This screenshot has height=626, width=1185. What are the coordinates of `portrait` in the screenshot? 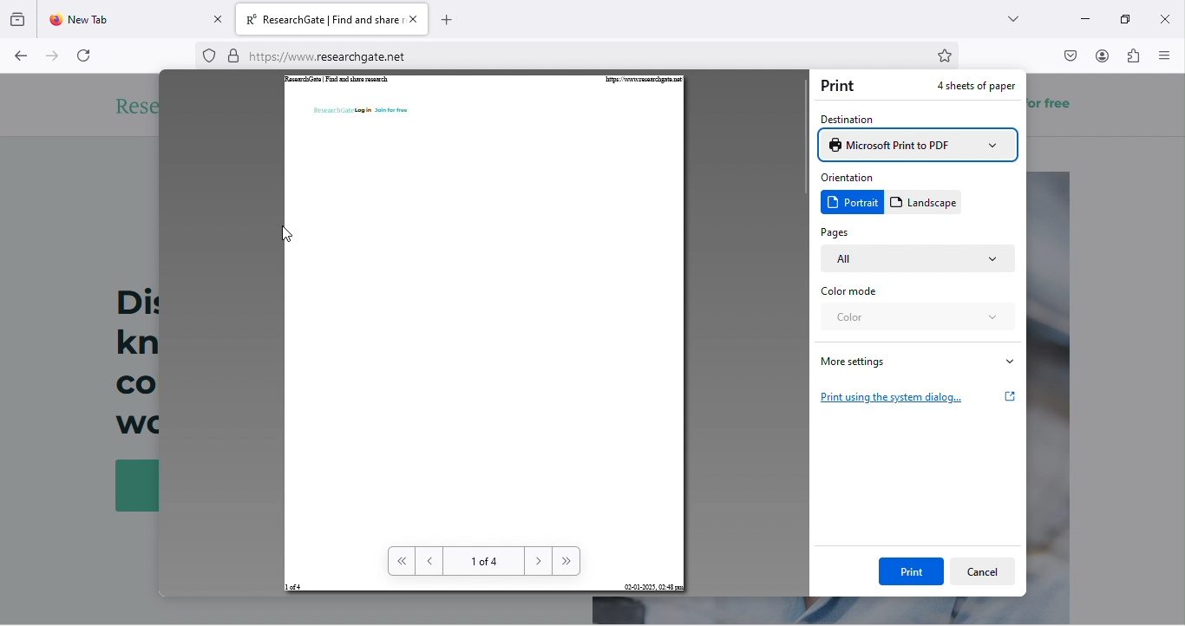 It's located at (851, 204).